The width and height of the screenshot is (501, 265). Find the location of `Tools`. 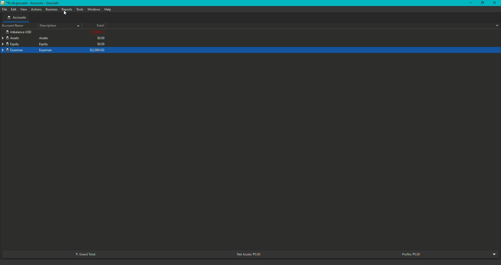

Tools is located at coordinates (80, 9).